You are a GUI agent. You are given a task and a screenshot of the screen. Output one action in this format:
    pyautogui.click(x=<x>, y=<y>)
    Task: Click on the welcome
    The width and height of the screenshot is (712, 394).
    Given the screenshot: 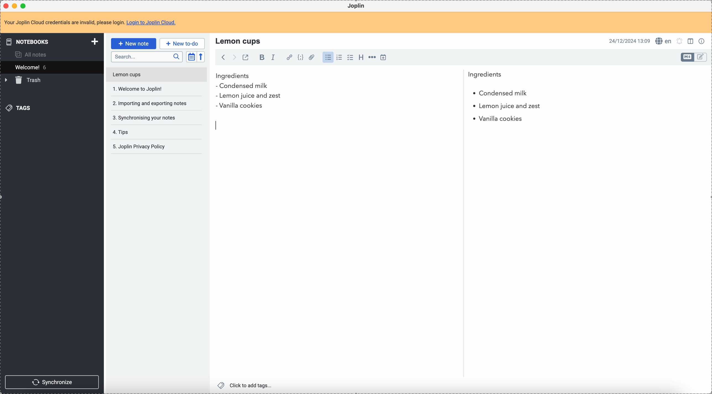 What is the action you would take?
    pyautogui.click(x=52, y=67)
    